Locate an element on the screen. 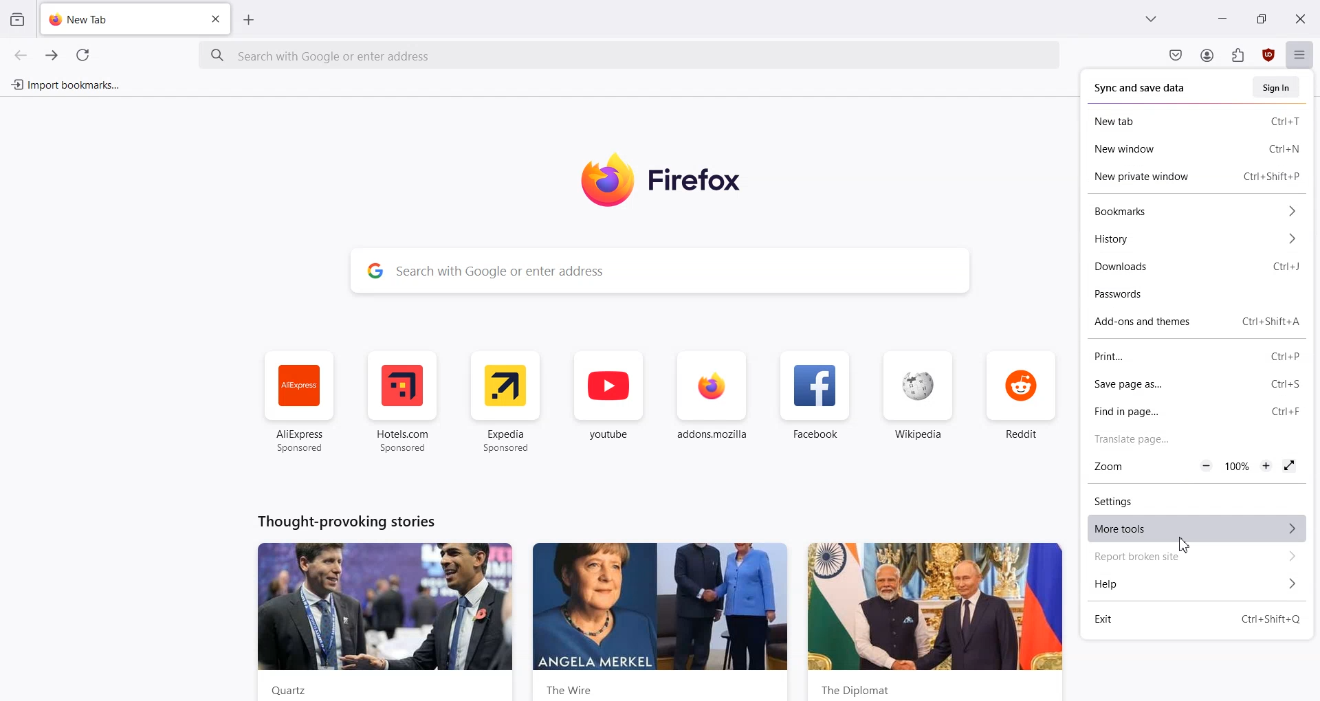 This screenshot has height=701, width=1320. Shortcut key is located at coordinates (1283, 122).